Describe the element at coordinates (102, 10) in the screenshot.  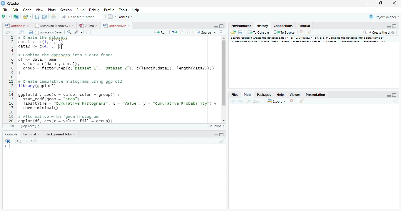
I see `Debug` at that location.